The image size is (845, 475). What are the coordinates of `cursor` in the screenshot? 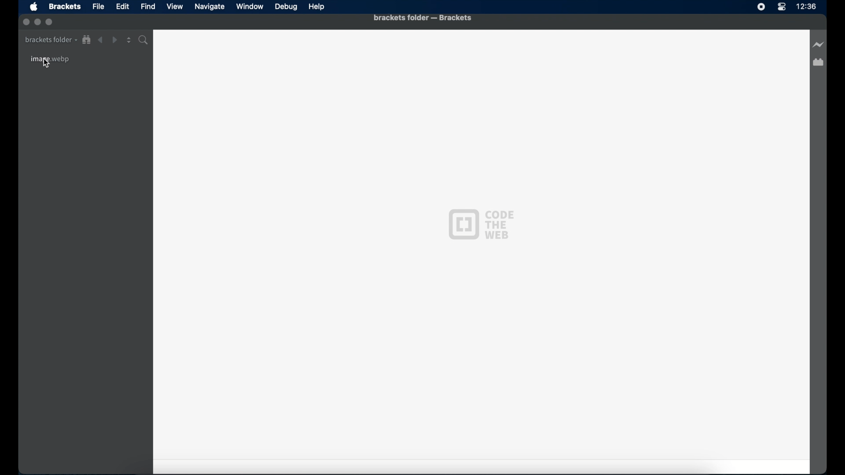 It's located at (45, 64).